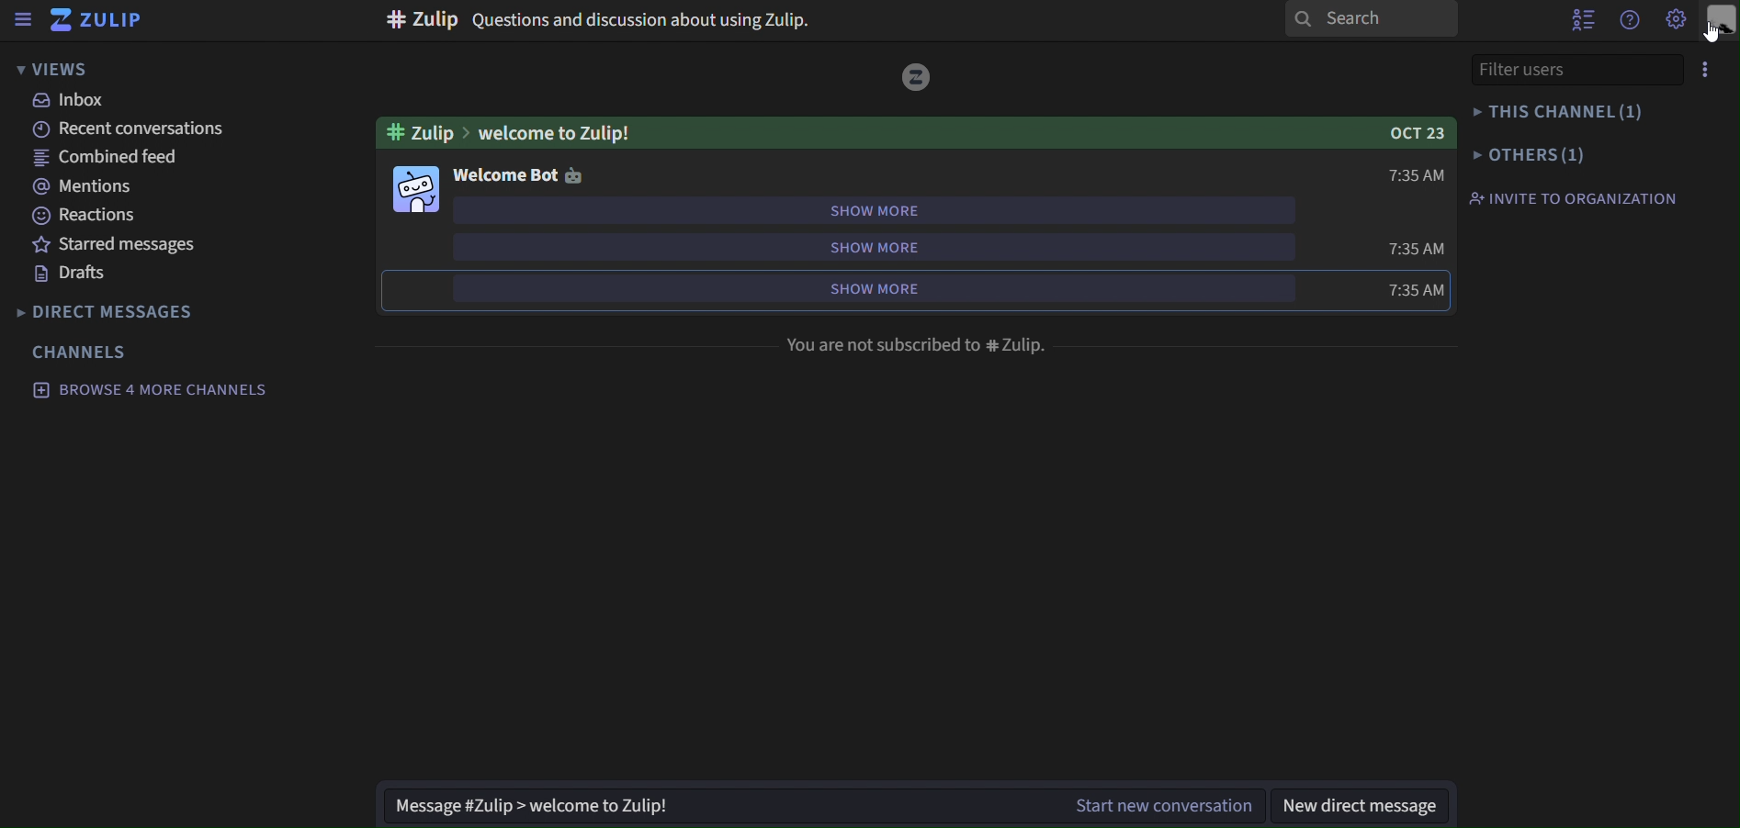 This screenshot has width=1740, height=828. Describe the element at coordinates (1401, 135) in the screenshot. I see `OCt 23` at that location.